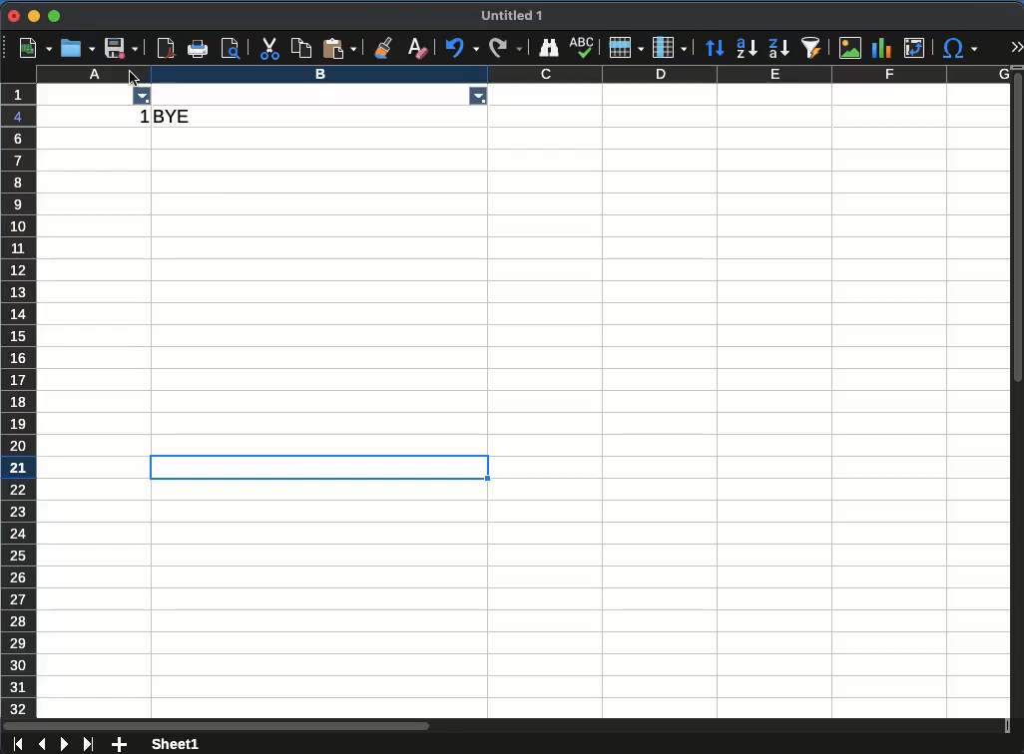 The height and width of the screenshot is (754, 1024). I want to click on filter, so click(475, 95).